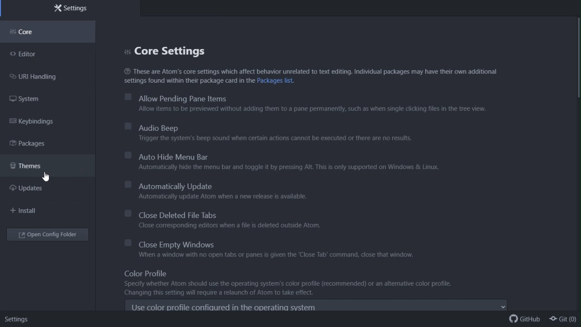 This screenshot has height=327, width=581. Describe the element at coordinates (71, 9) in the screenshot. I see `Settings` at that location.